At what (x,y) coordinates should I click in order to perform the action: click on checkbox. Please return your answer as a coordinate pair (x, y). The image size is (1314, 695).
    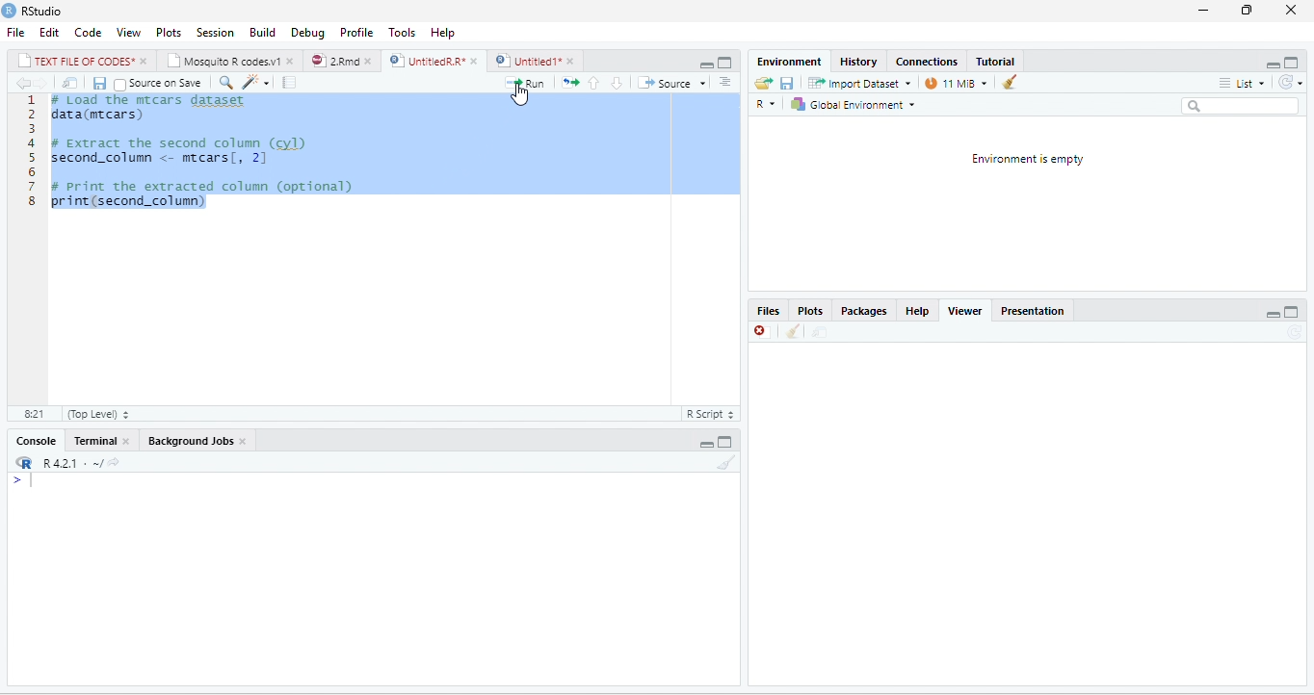
    Looking at the image, I should click on (119, 84).